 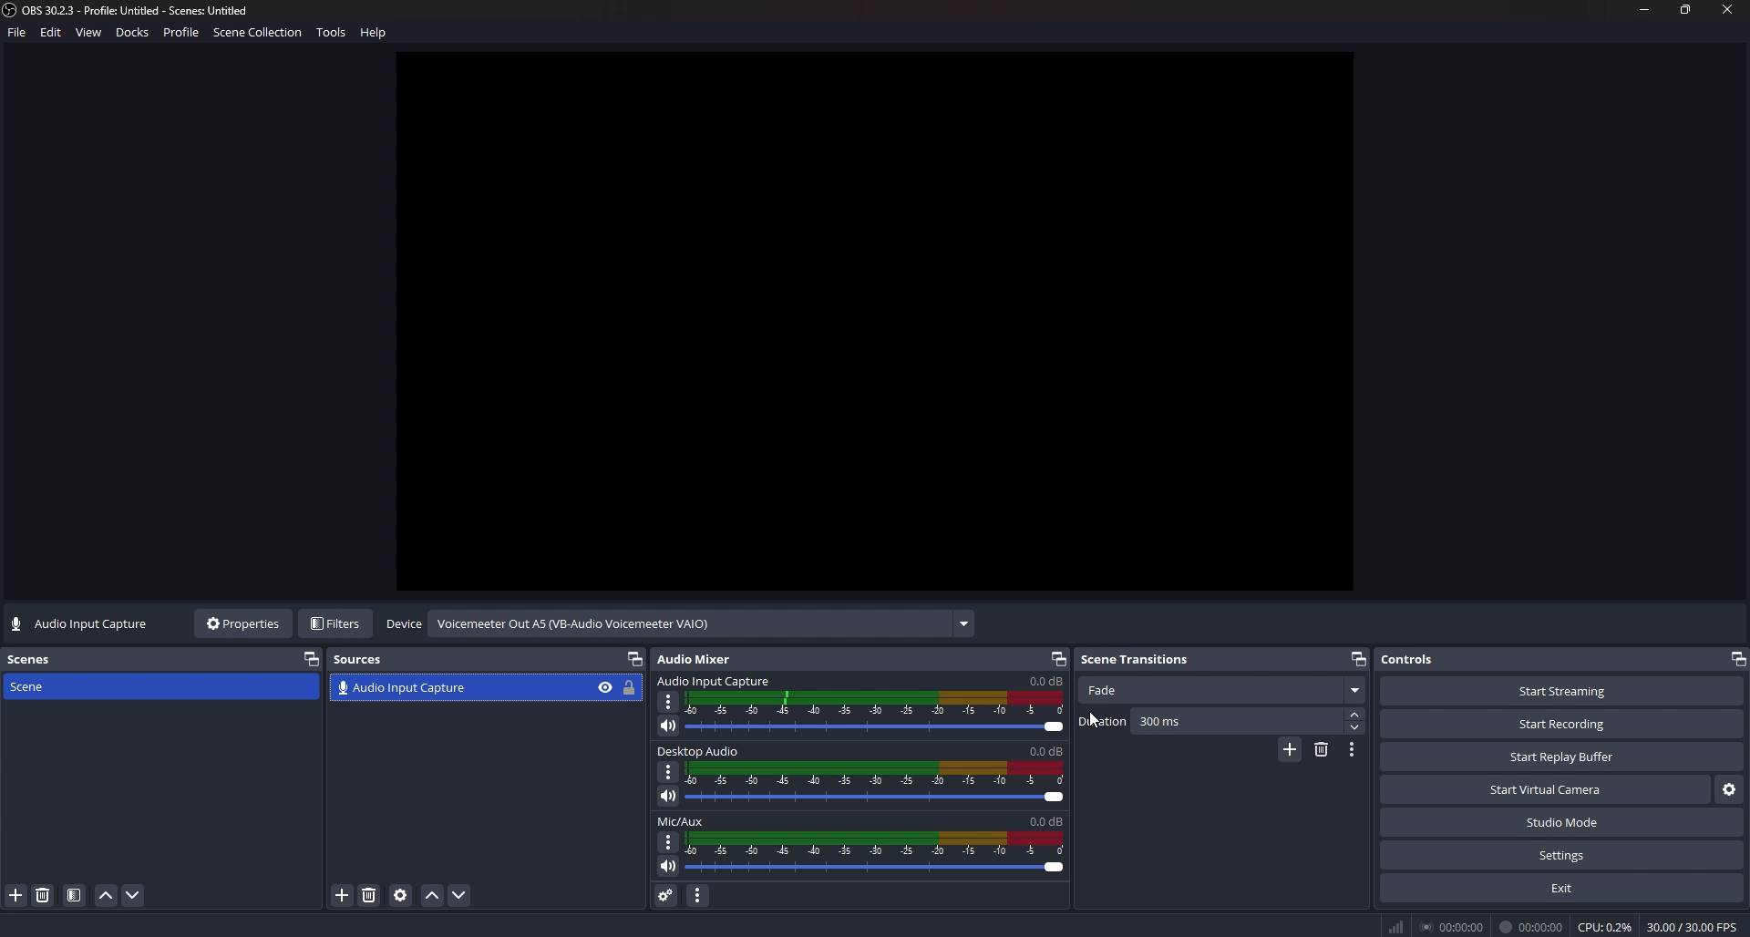 What do you see at coordinates (1544, 790) in the screenshot?
I see `start virtual camera` at bounding box center [1544, 790].